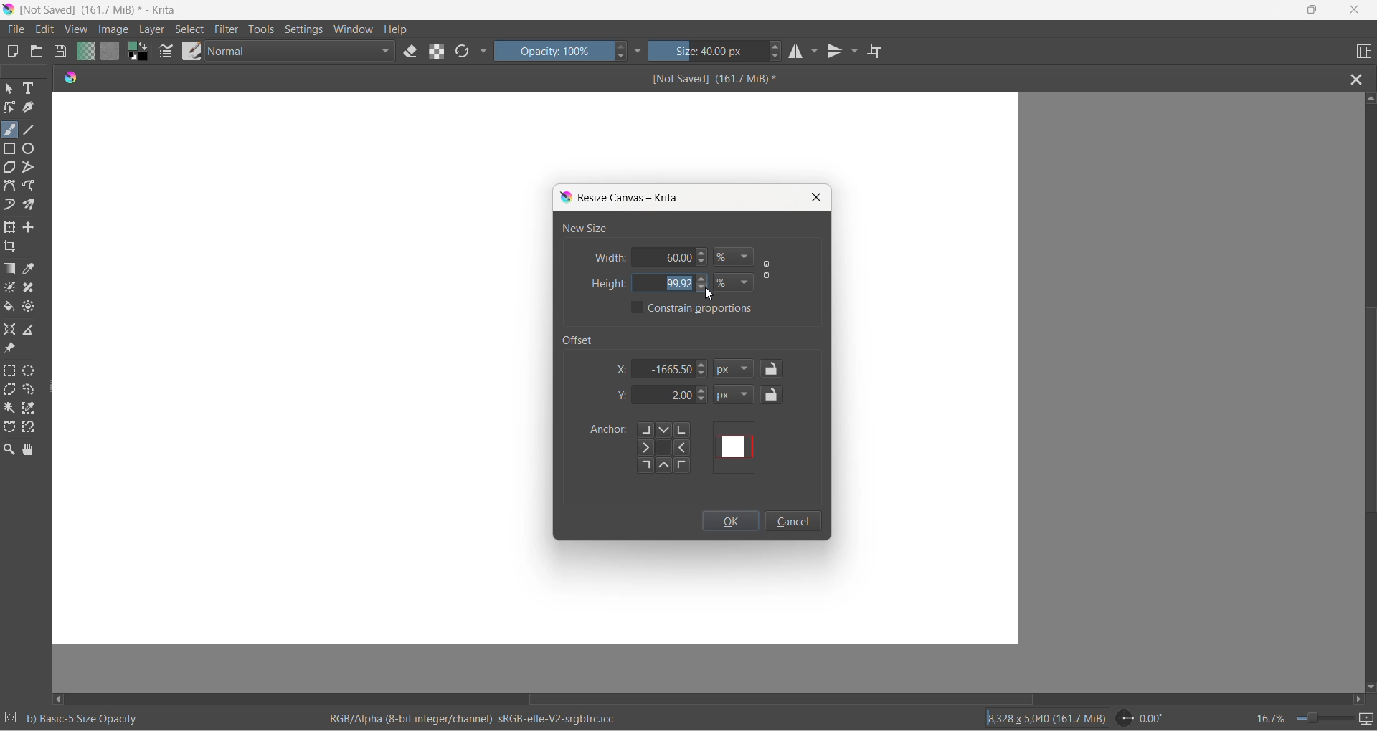 The height and width of the screenshot is (731, 1377). Describe the element at coordinates (1357, 699) in the screenshot. I see `scroll right button` at that location.